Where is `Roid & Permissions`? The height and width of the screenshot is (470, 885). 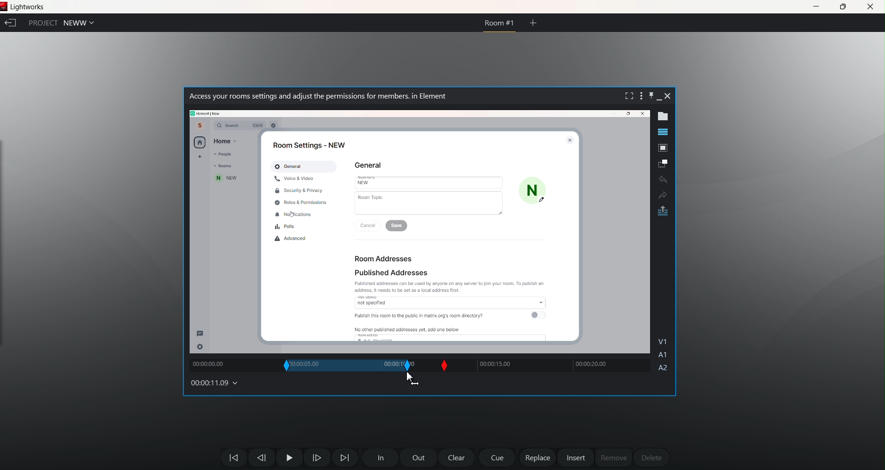 Roid & Permissions is located at coordinates (302, 202).